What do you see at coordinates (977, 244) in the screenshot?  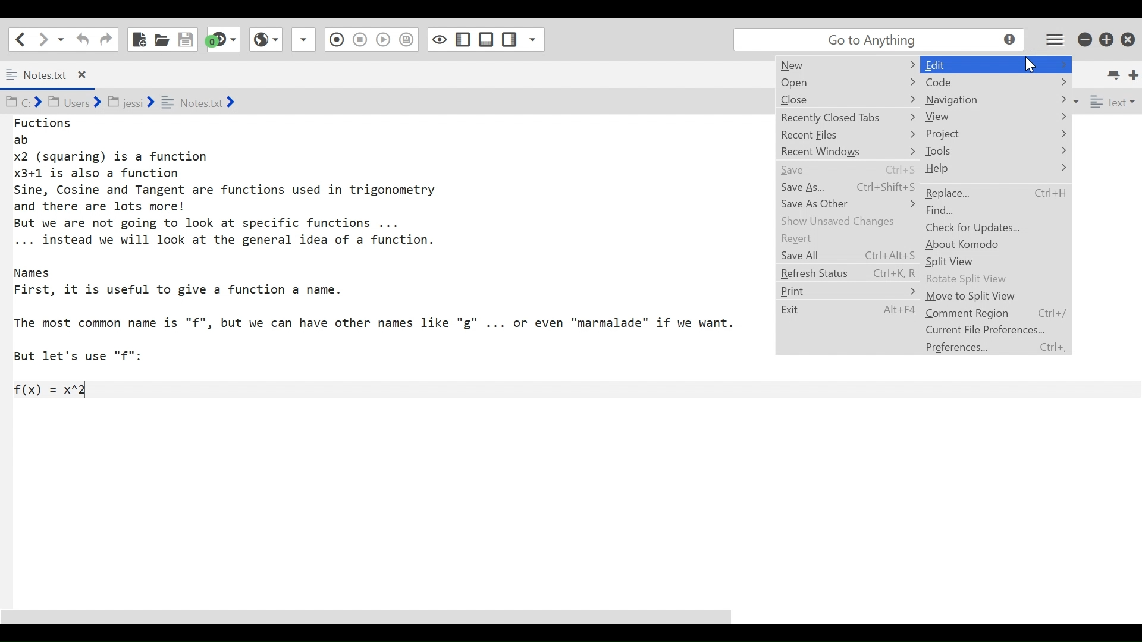 I see `about Komodo` at bounding box center [977, 244].